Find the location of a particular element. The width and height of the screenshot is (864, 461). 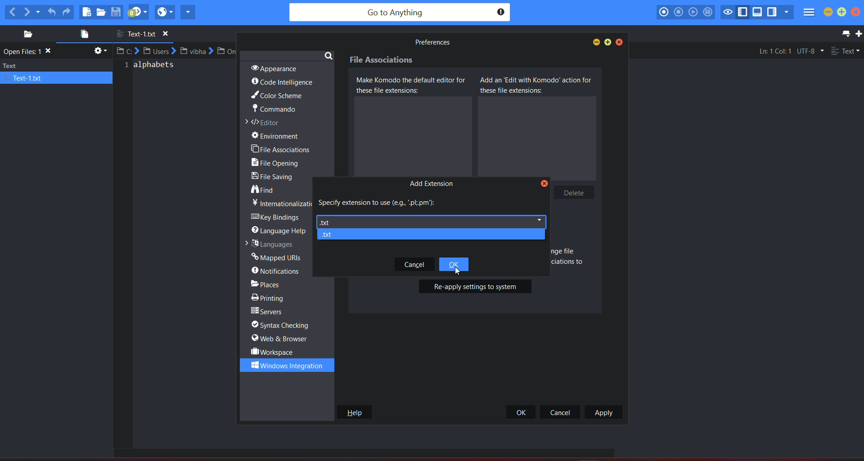

code intelligence is located at coordinates (283, 82).